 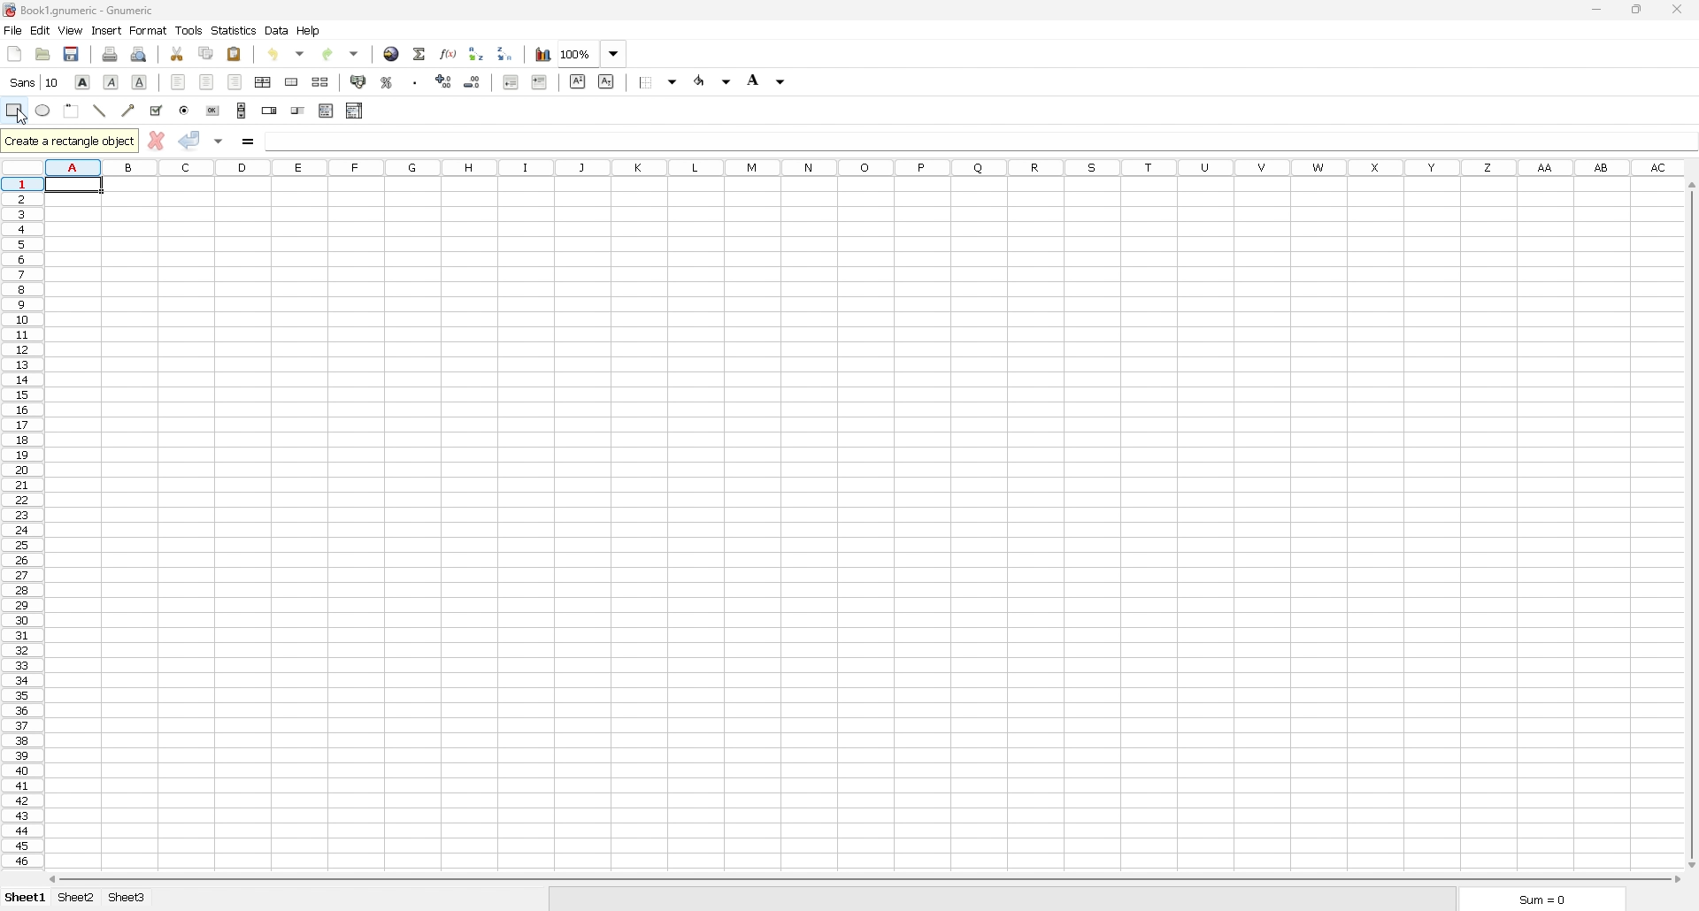 I want to click on button, so click(x=213, y=111).